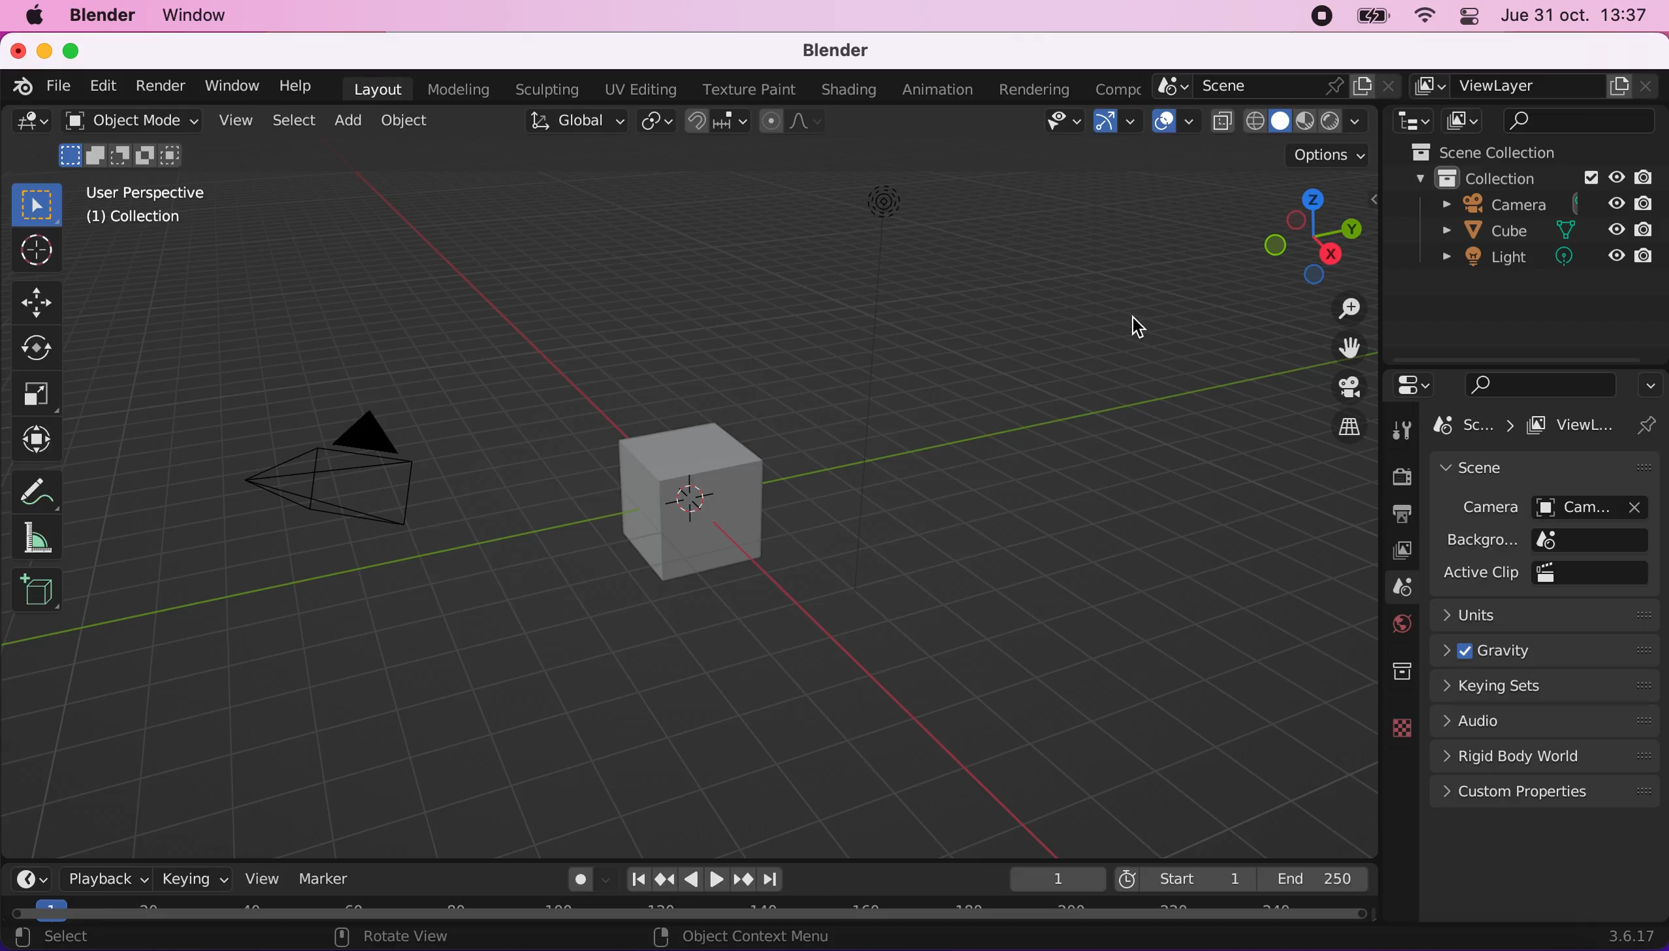 This screenshot has height=951, width=1669. What do you see at coordinates (40, 298) in the screenshot?
I see `move` at bounding box center [40, 298].